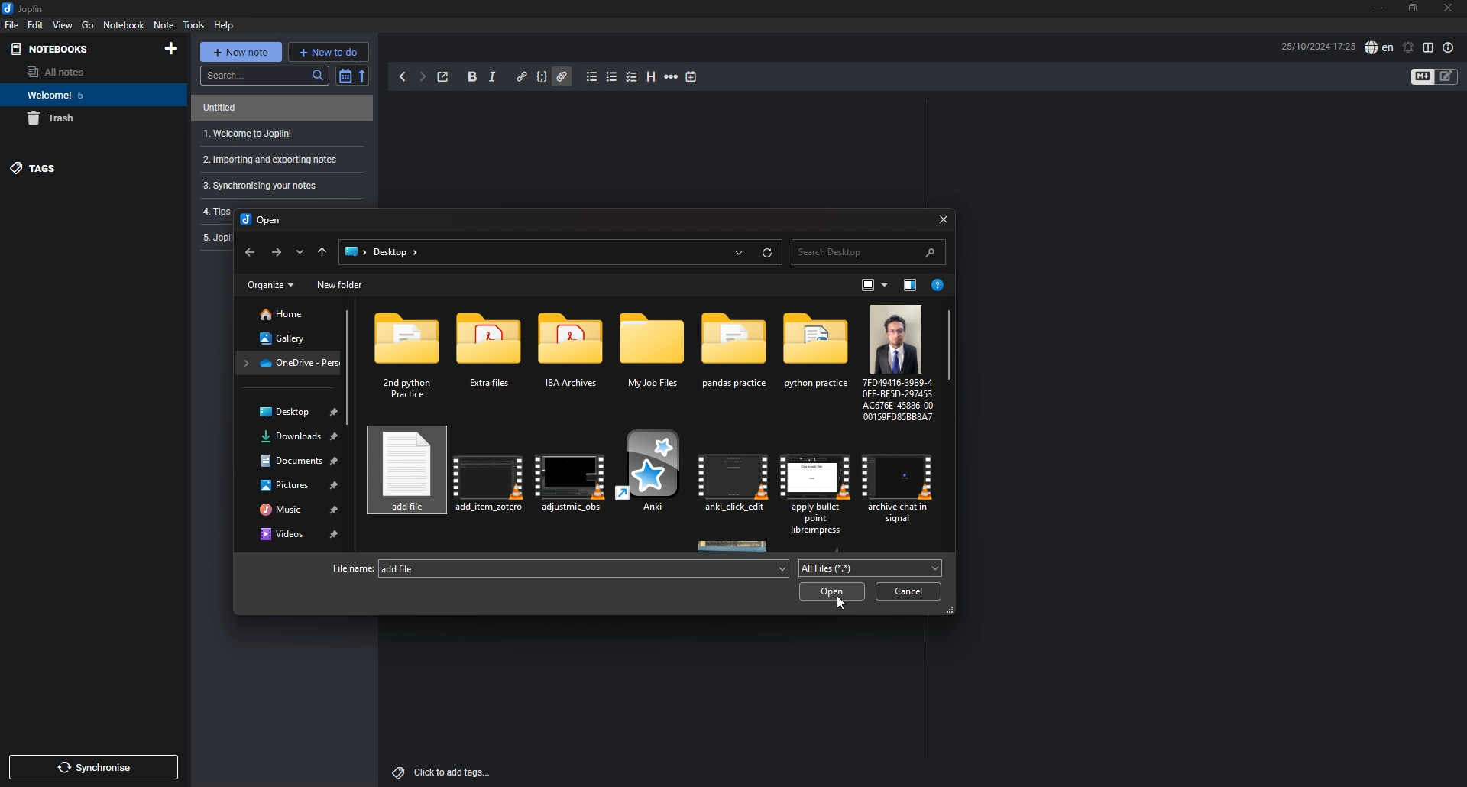  I want to click on search bar, so click(264, 76).